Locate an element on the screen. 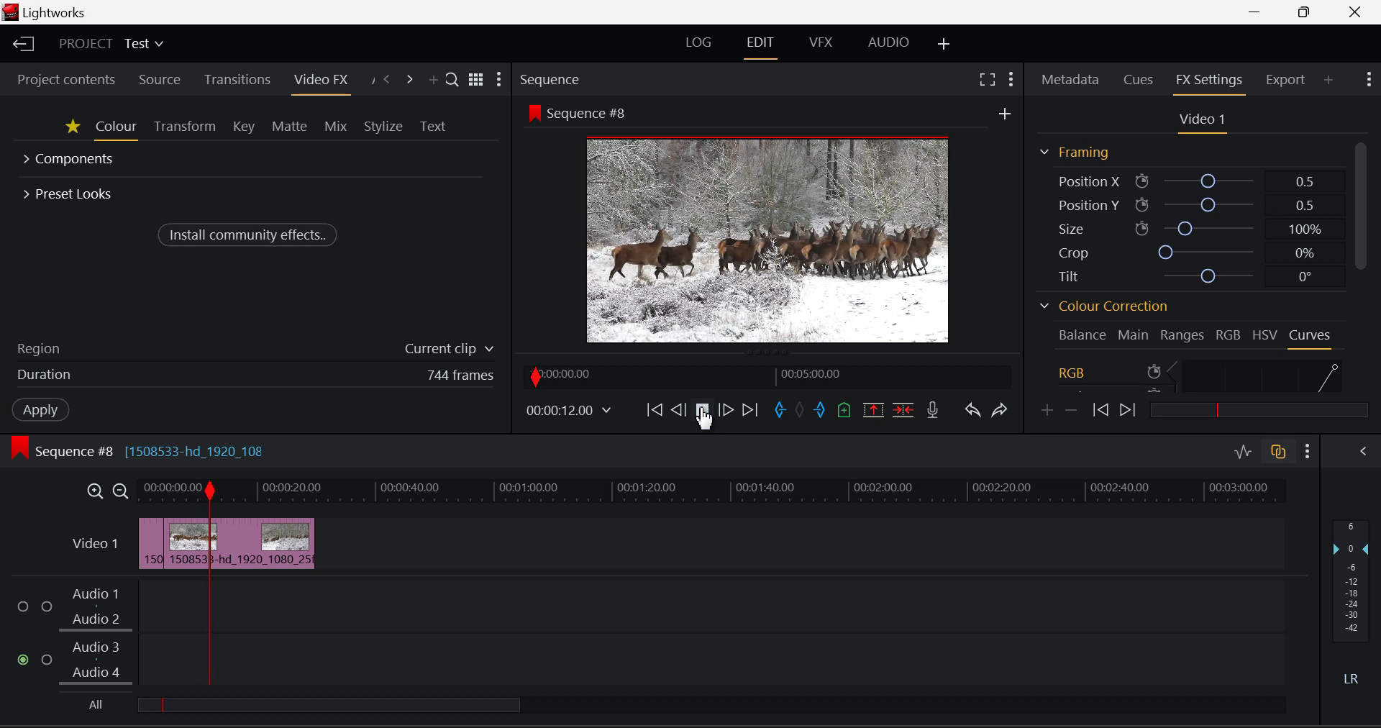 The width and height of the screenshot is (1381, 728). Ranges is located at coordinates (1182, 335).